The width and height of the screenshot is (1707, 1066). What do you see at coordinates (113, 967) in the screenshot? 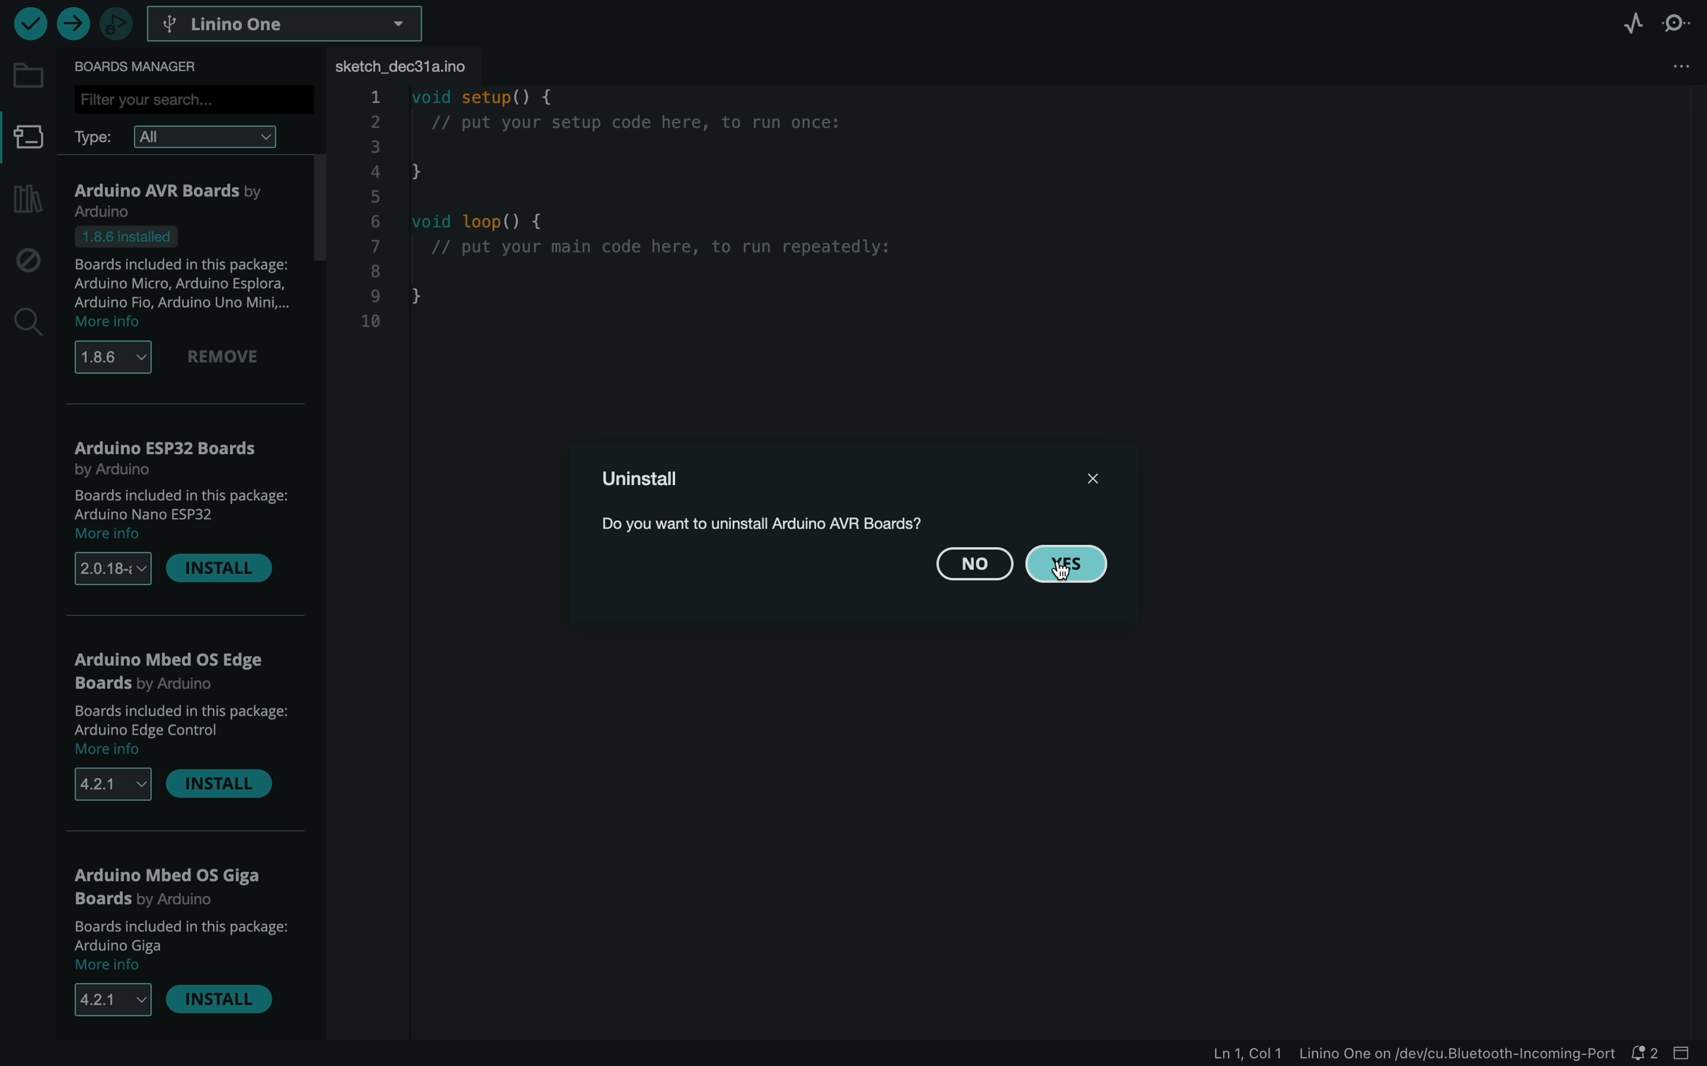
I see `more info` at bounding box center [113, 967].